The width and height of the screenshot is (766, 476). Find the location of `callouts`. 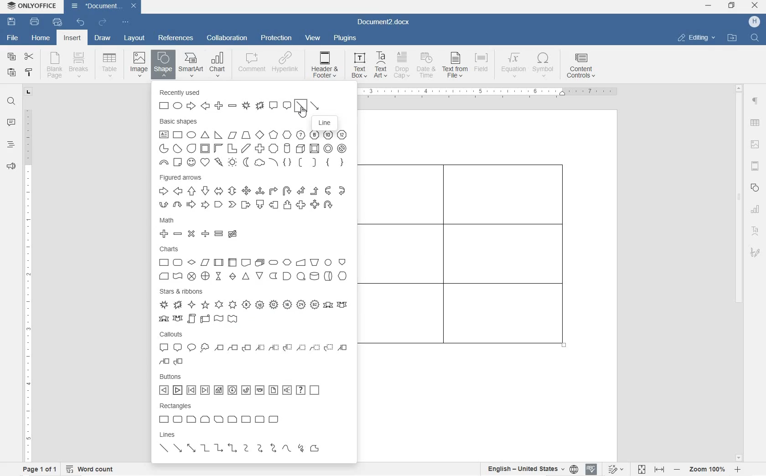

callouts is located at coordinates (252, 349).